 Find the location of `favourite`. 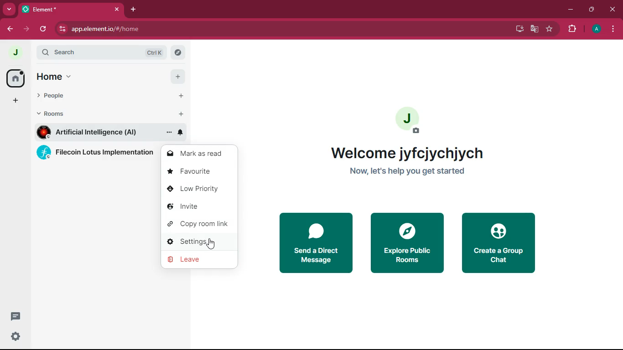

favourite is located at coordinates (195, 171).